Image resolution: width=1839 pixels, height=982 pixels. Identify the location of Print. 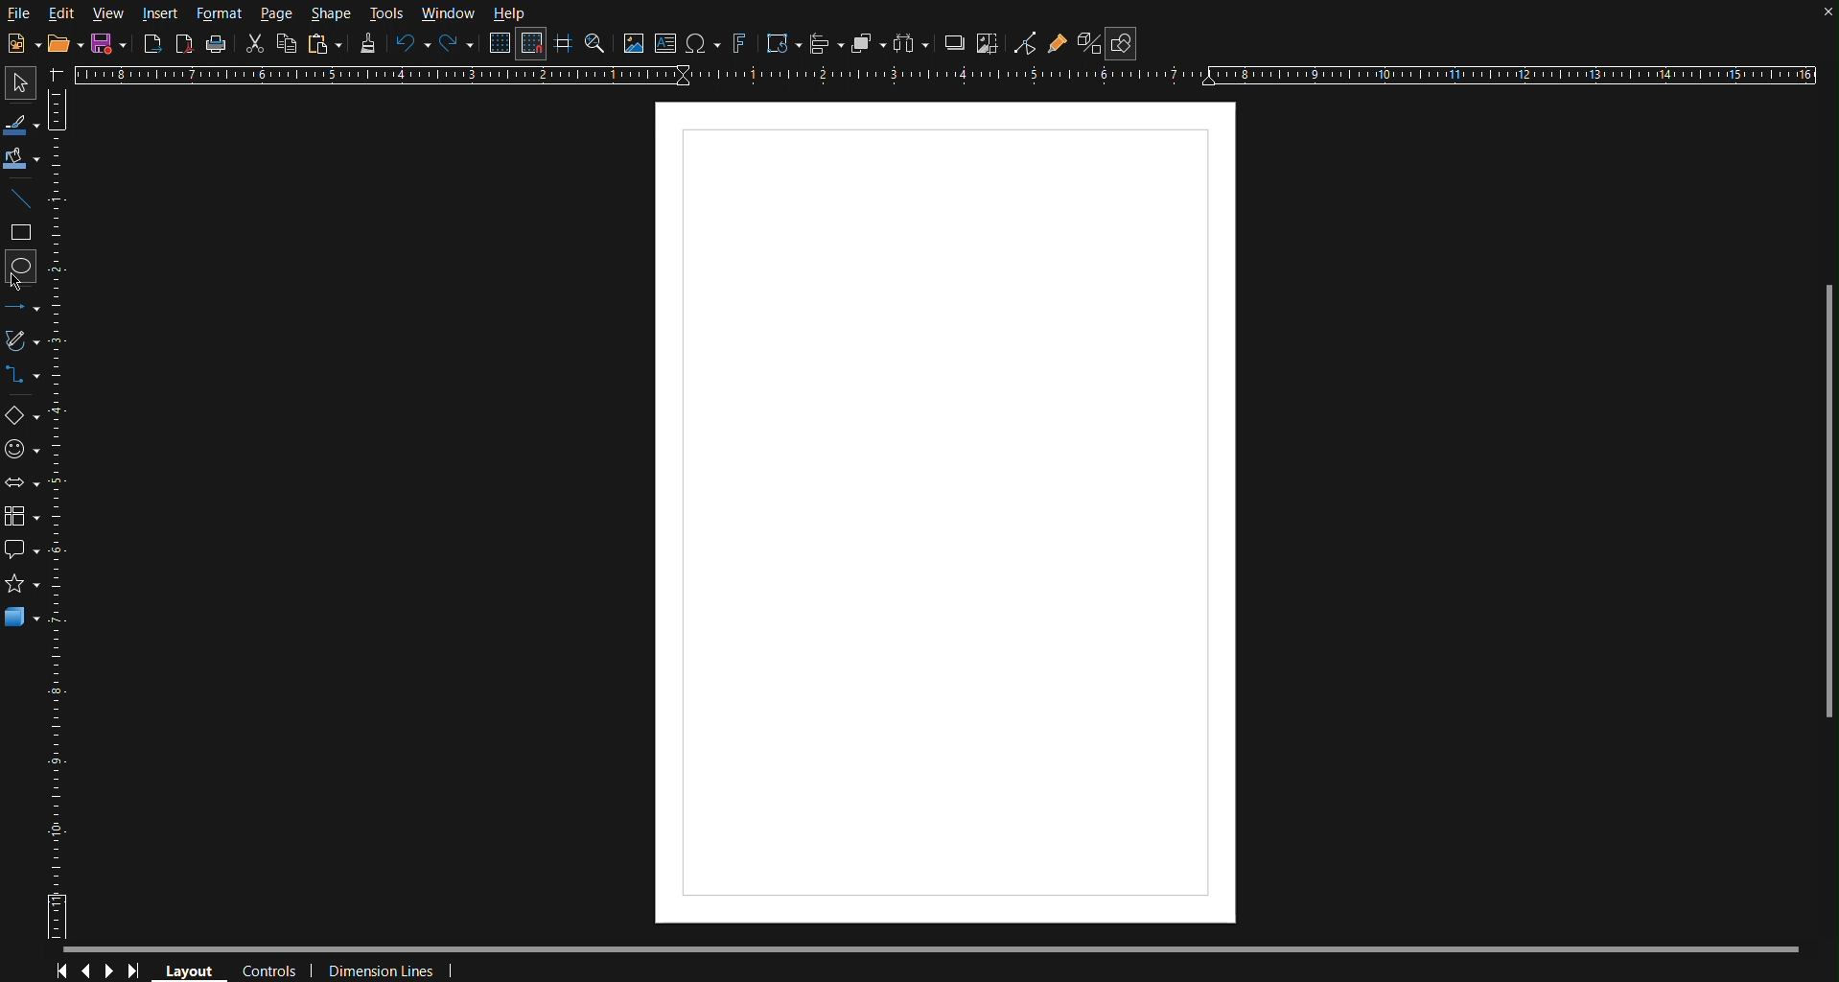
(219, 43).